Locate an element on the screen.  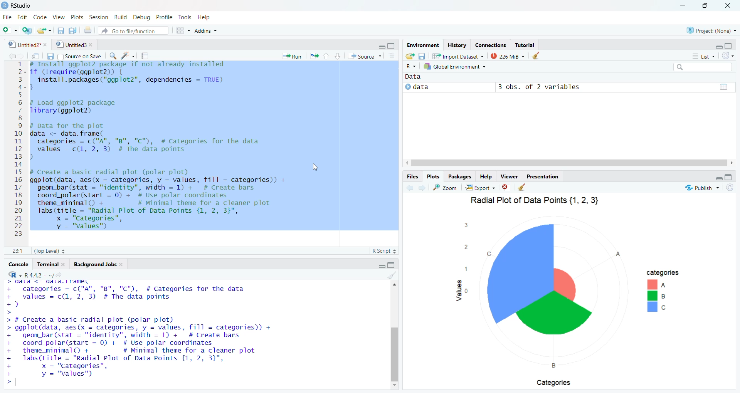
Minimize is located at coordinates (381, 47).